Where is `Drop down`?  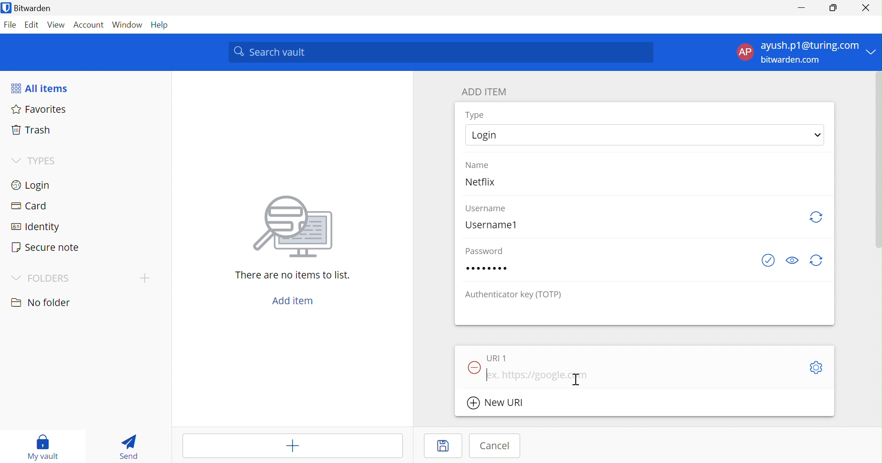
Drop down is located at coordinates (872, 51).